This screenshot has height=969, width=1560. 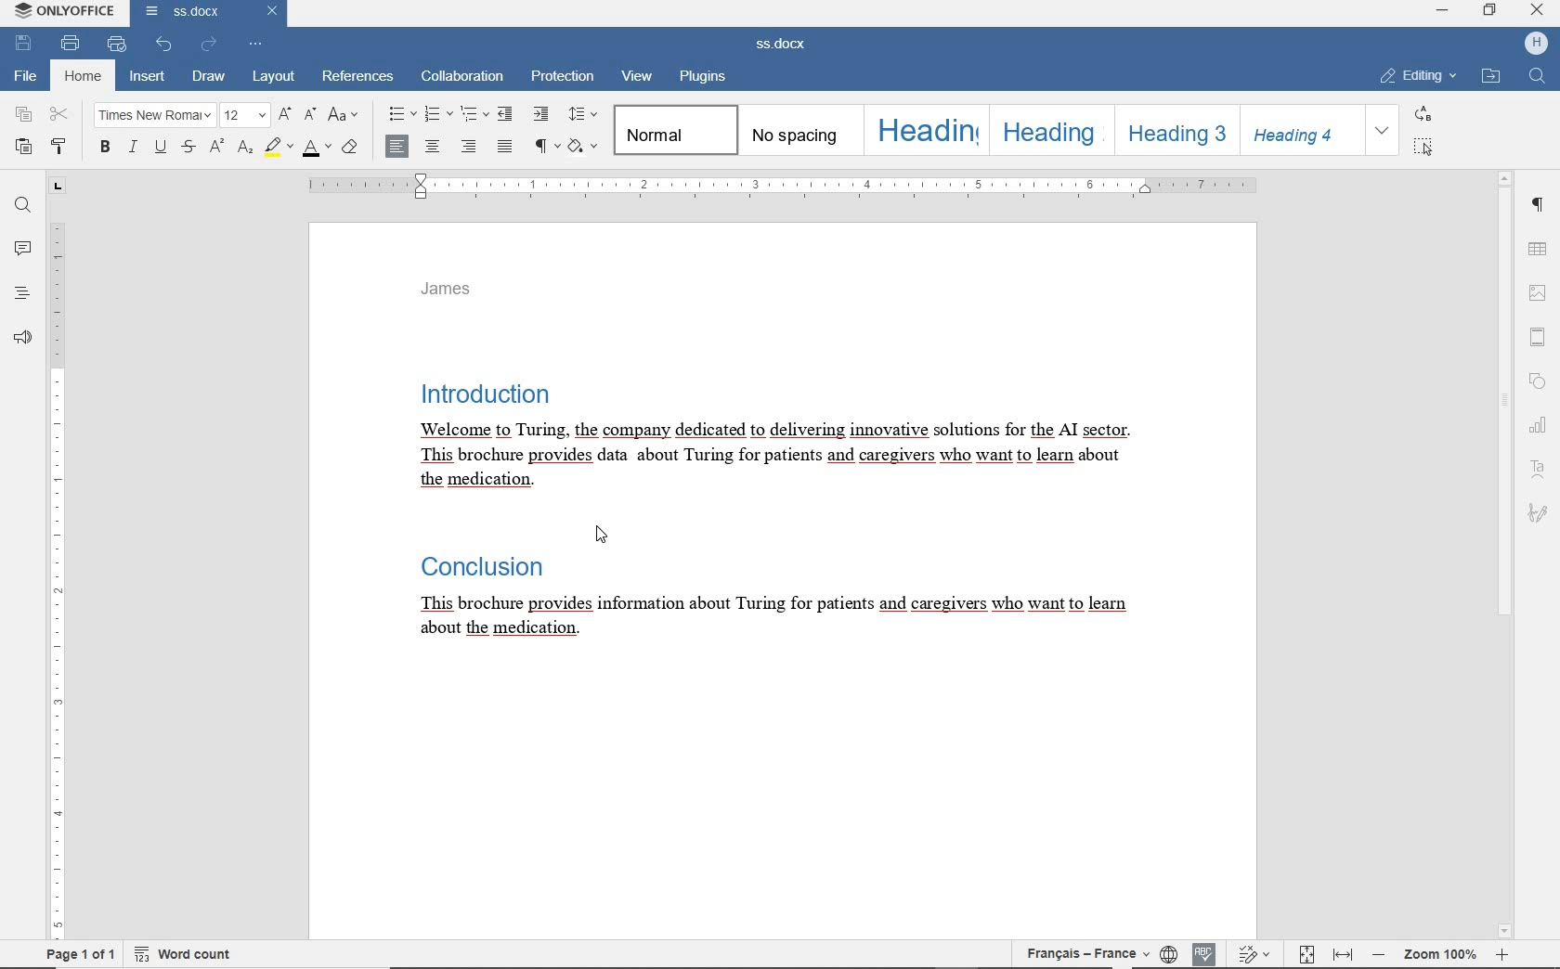 What do you see at coordinates (1050, 130) in the screenshot?
I see `HEADING 2` at bounding box center [1050, 130].